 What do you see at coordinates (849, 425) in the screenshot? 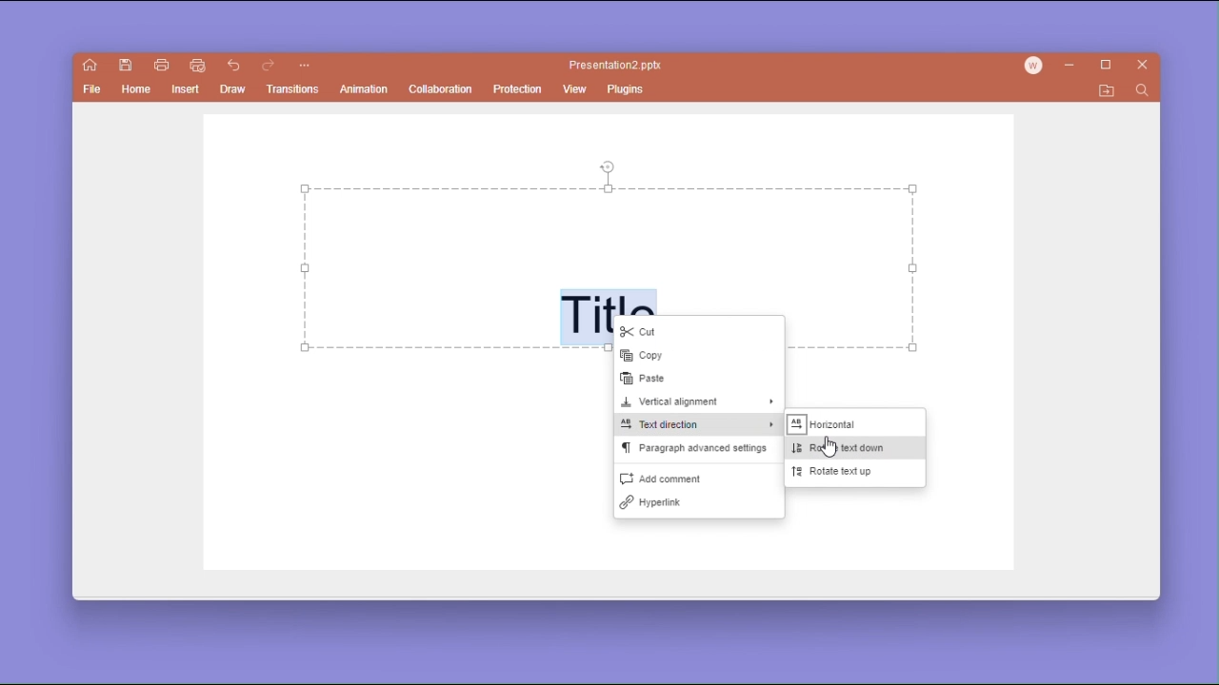
I see `horizontal` at bounding box center [849, 425].